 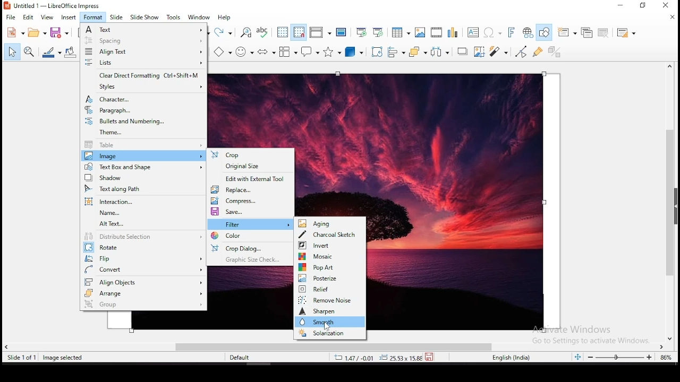 I want to click on symbol shapes, so click(x=246, y=51).